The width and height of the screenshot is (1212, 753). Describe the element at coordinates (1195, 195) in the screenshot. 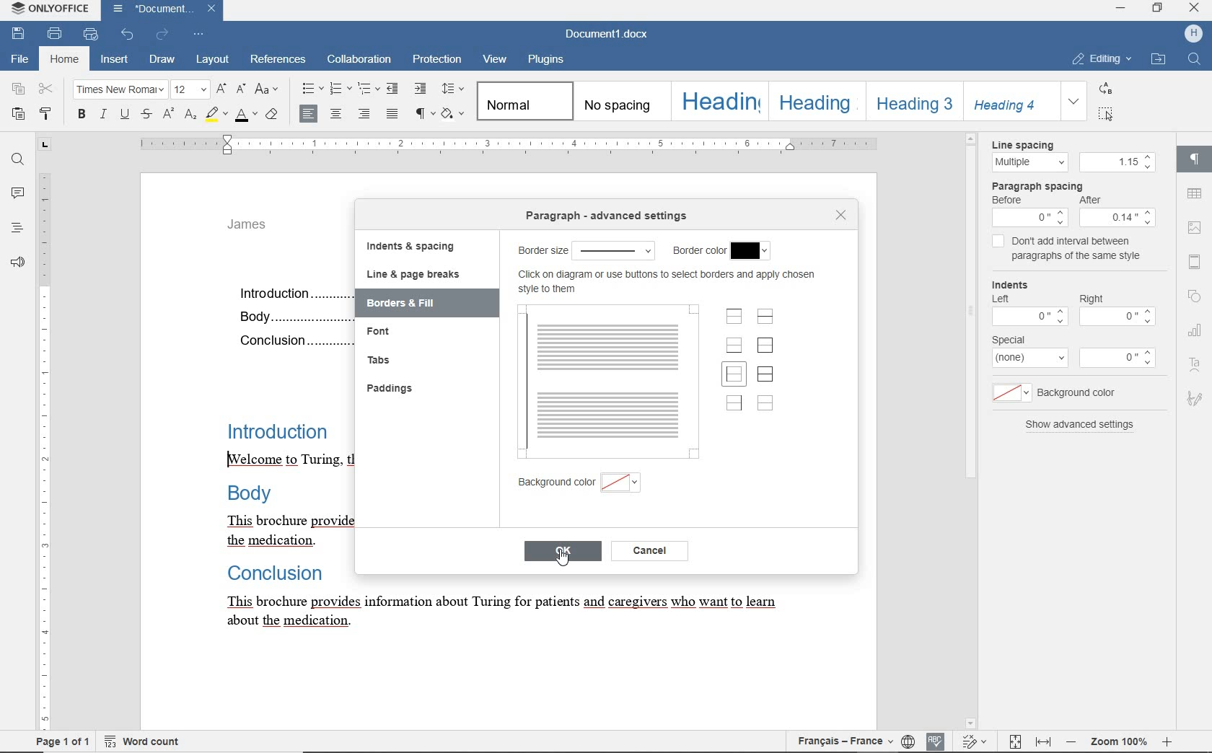

I see `table` at that location.